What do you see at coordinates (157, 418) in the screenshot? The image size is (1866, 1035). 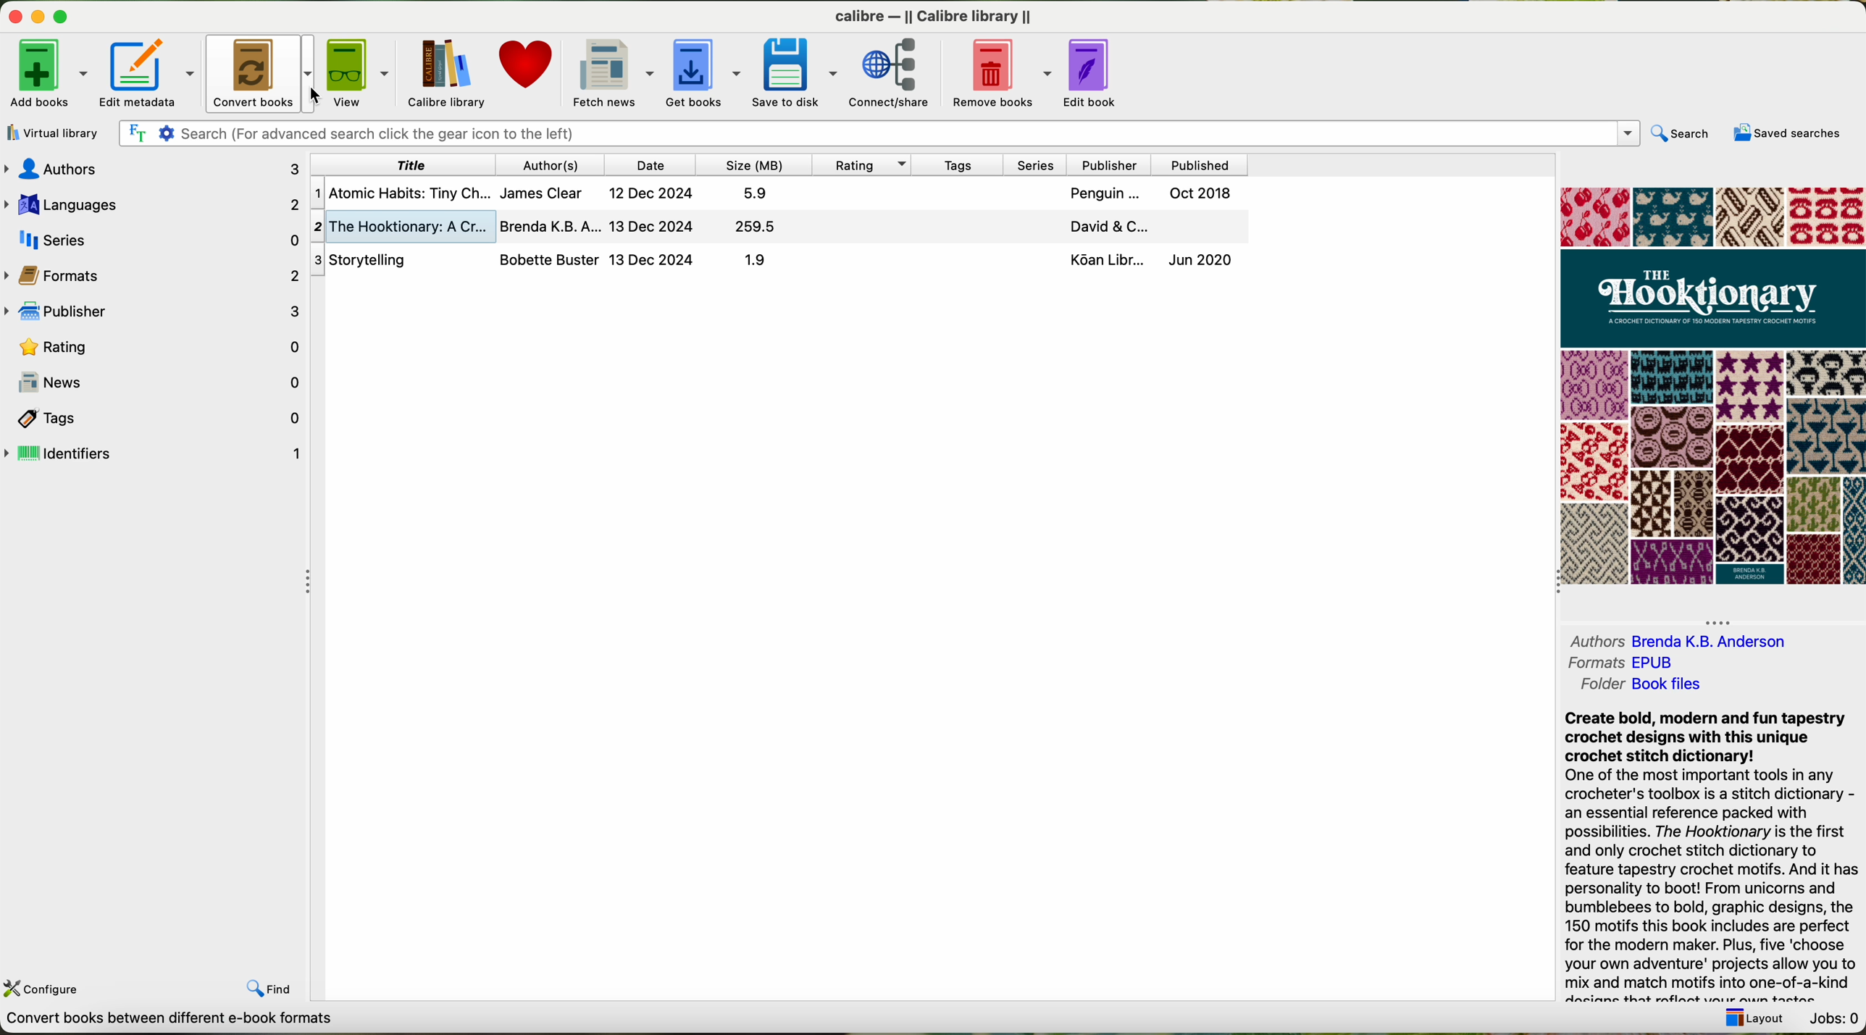 I see `tags` at bounding box center [157, 418].